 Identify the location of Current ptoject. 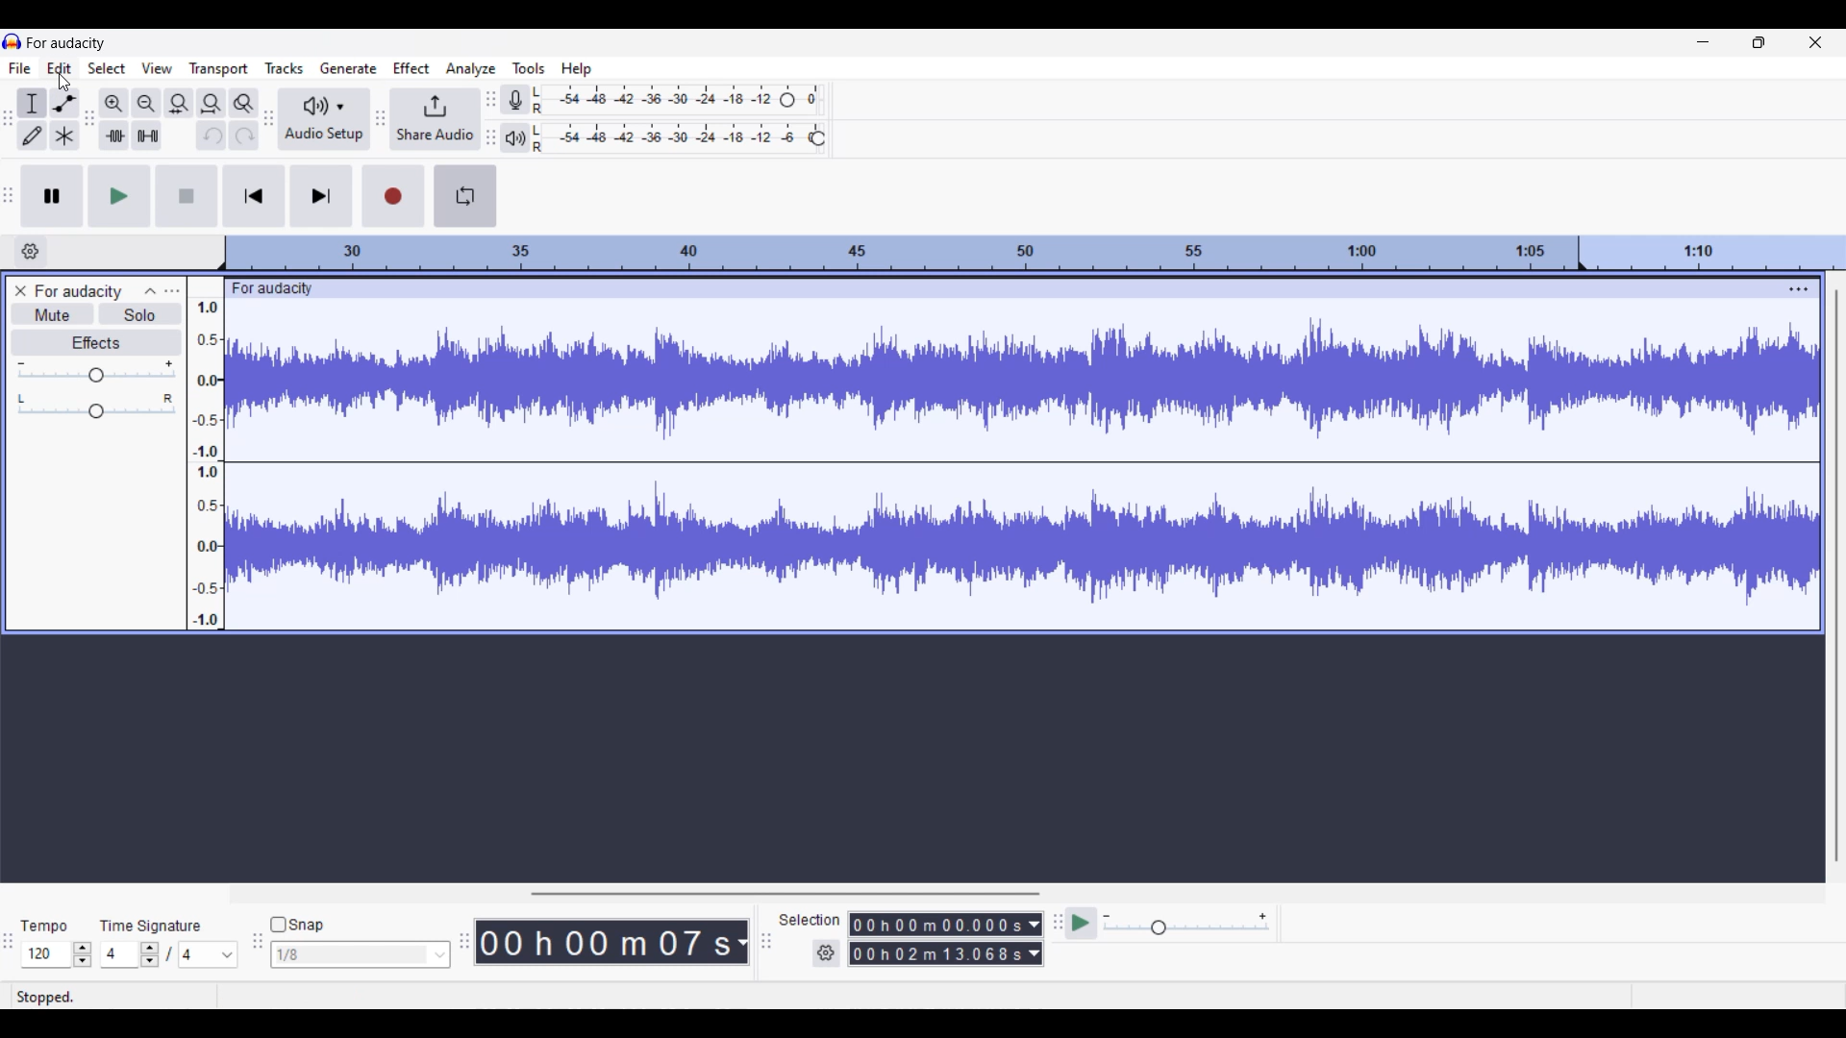
(79, 292).